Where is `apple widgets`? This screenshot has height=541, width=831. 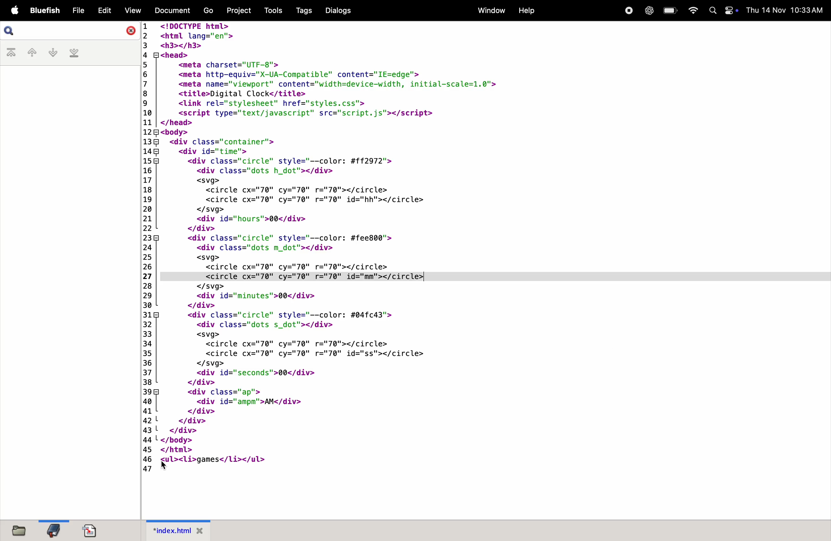 apple widgets is located at coordinates (723, 10).